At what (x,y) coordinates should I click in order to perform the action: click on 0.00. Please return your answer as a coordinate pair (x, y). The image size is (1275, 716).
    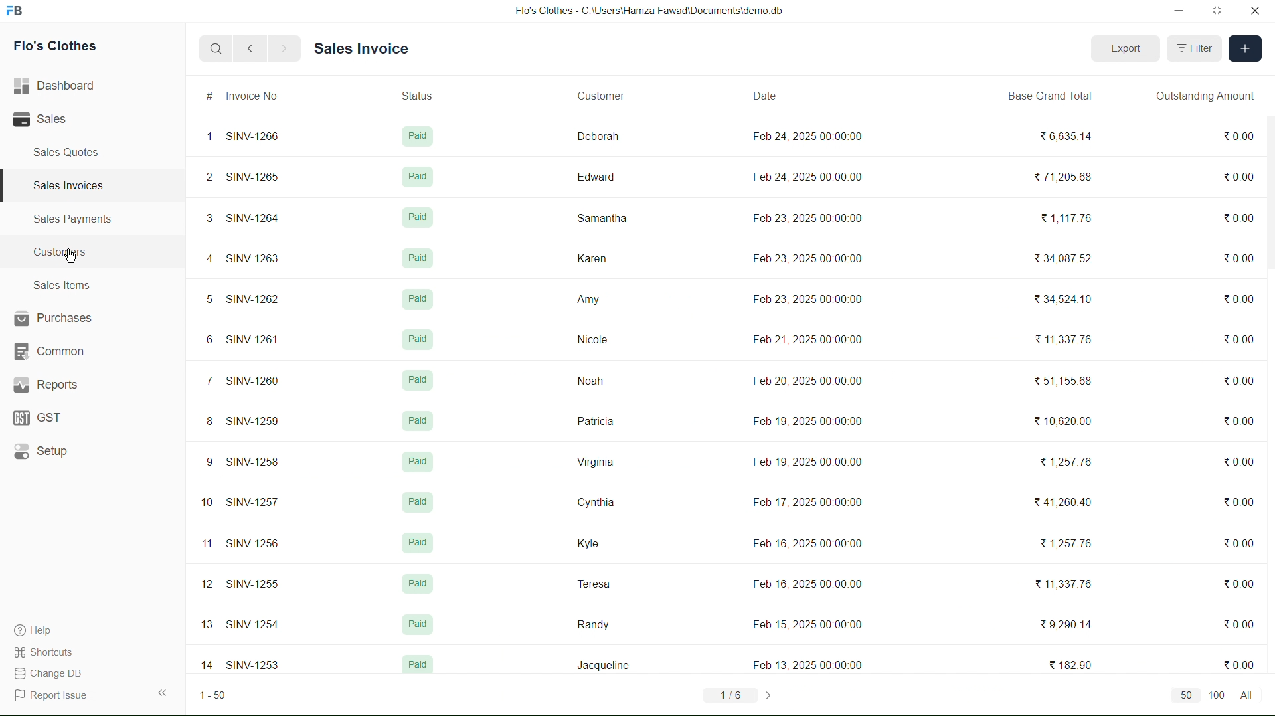
    Looking at the image, I should click on (1240, 178).